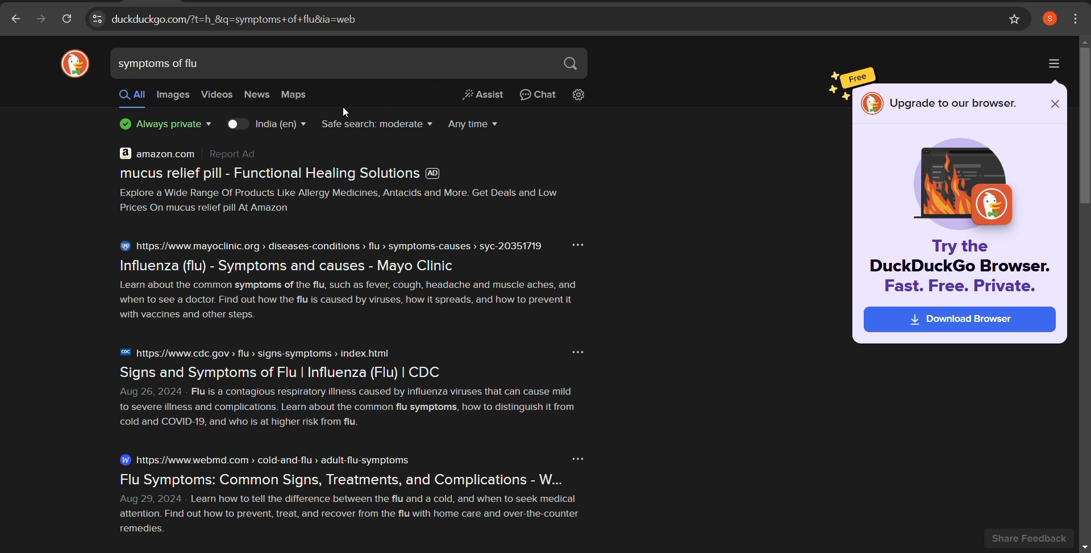  I want to click on close, so click(1053, 106).